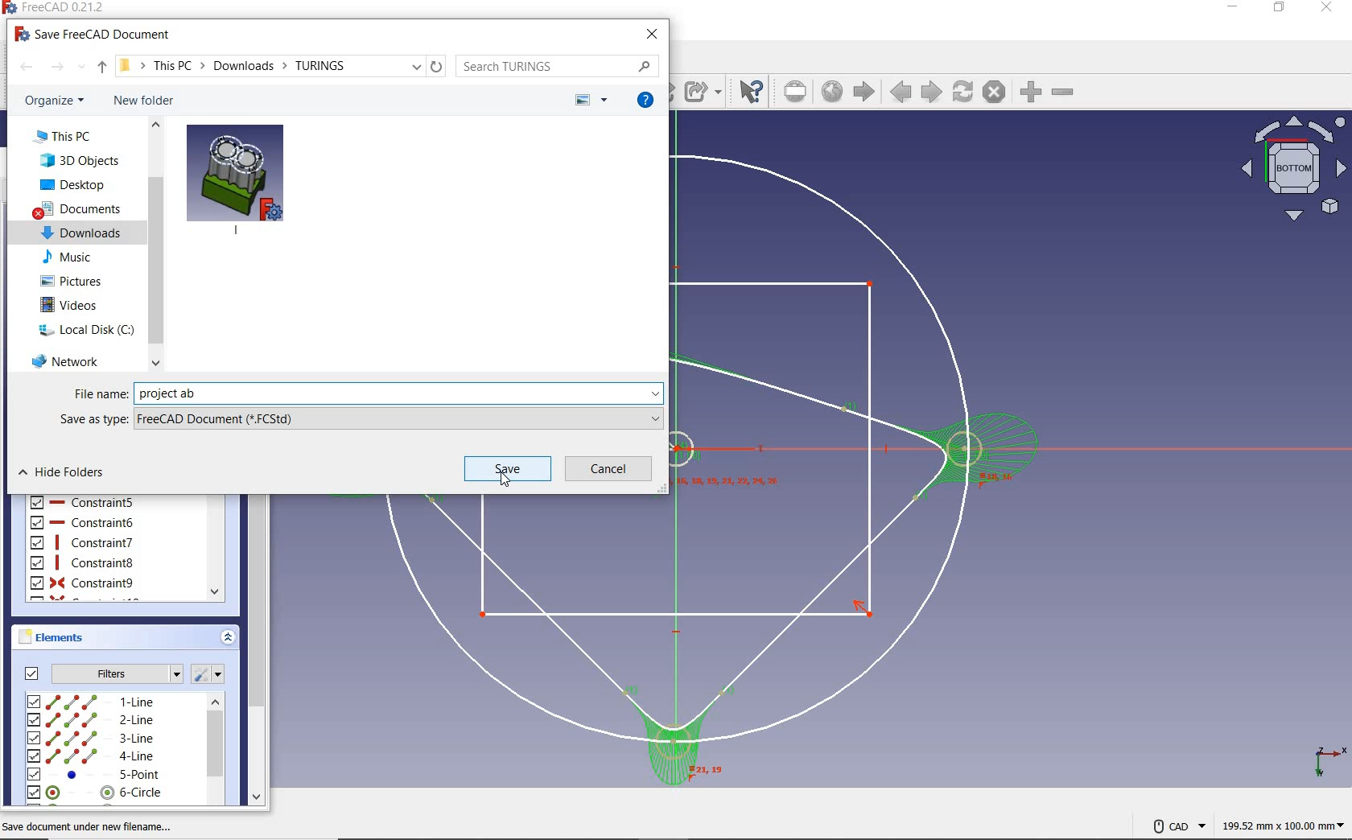 This screenshot has height=840, width=1352. Describe the element at coordinates (1324, 759) in the screenshot. I see `xyz plane` at that location.